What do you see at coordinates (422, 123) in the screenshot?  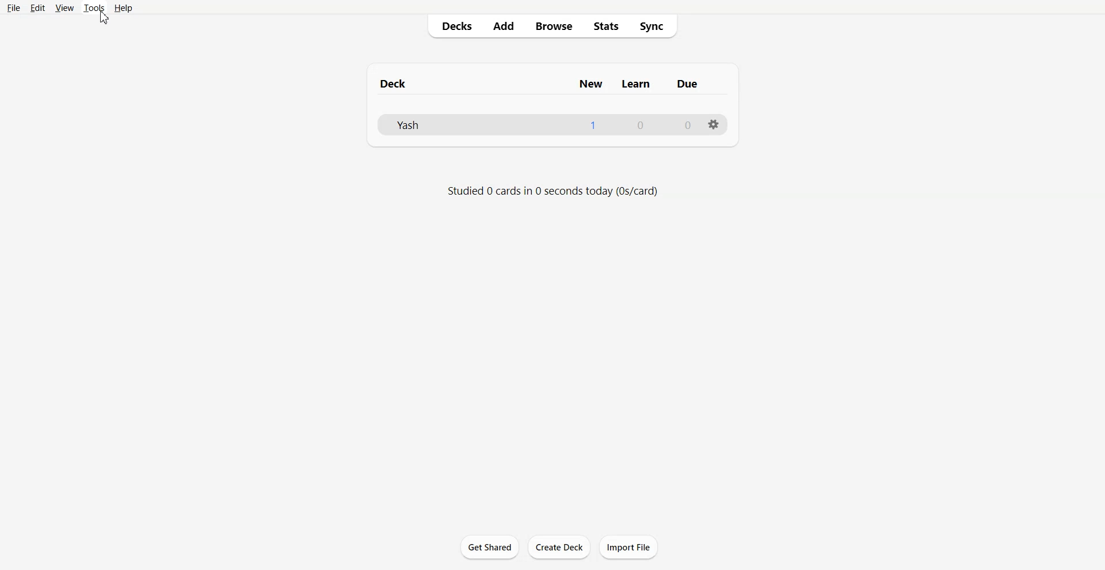 I see `yashs` at bounding box center [422, 123].